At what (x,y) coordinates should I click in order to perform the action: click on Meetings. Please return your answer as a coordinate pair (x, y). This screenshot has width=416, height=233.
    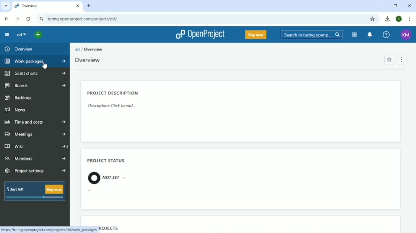
    Looking at the image, I should click on (35, 134).